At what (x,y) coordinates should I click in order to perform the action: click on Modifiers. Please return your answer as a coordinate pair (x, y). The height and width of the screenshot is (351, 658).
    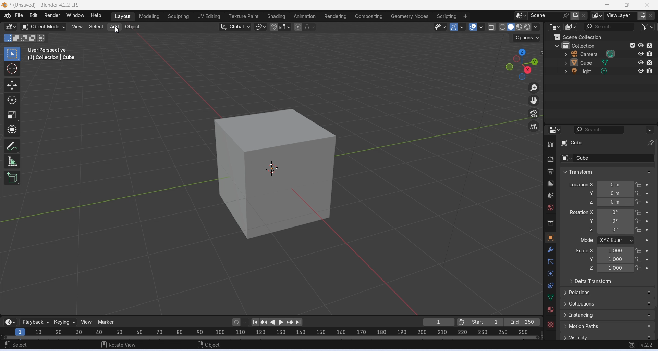
    Looking at the image, I should click on (552, 249).